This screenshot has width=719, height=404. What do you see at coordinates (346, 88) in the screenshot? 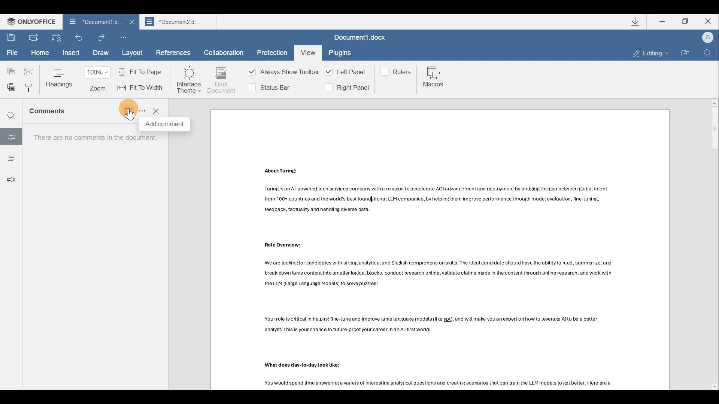
I see `Right panel` at bounding box center [346, 88].